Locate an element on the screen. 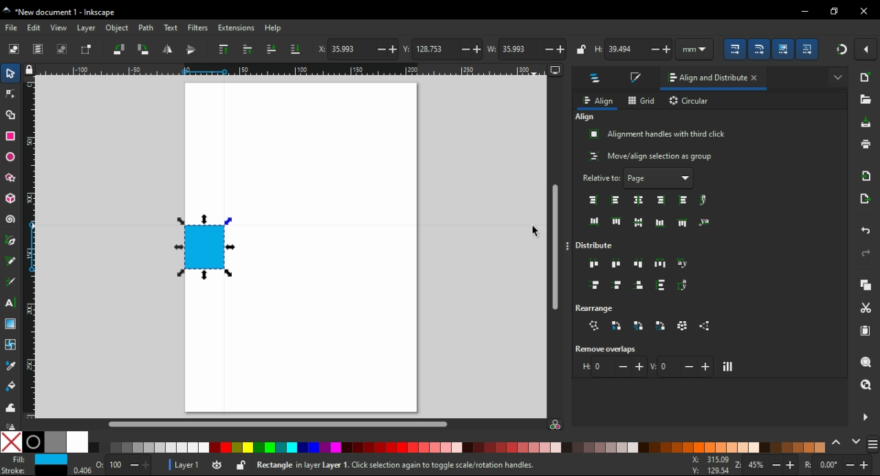  cursor co-ordinates is located at coordinates (707, 465).